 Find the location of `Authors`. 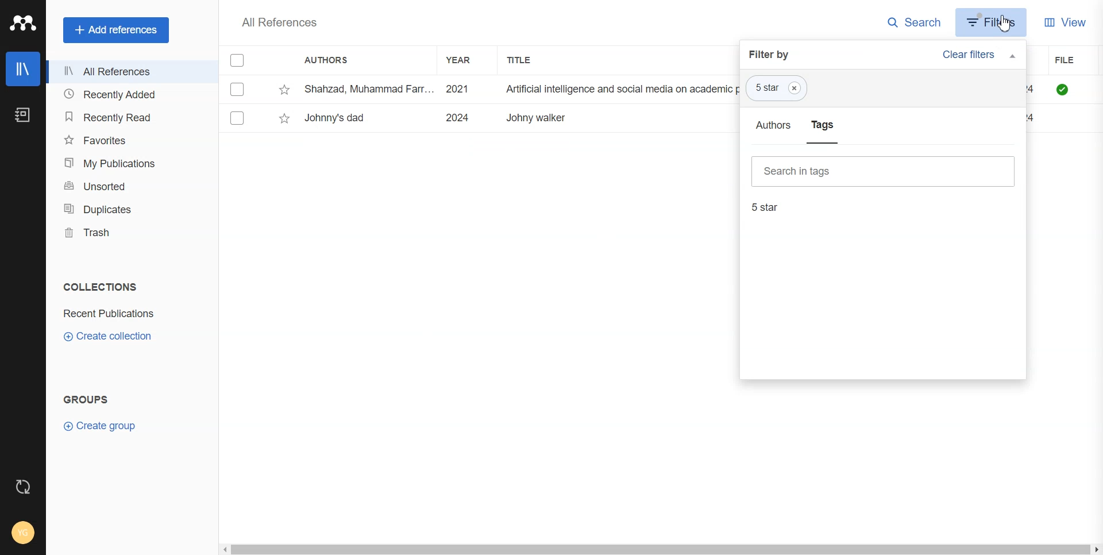

Authors is located at coordinates (772, 127).